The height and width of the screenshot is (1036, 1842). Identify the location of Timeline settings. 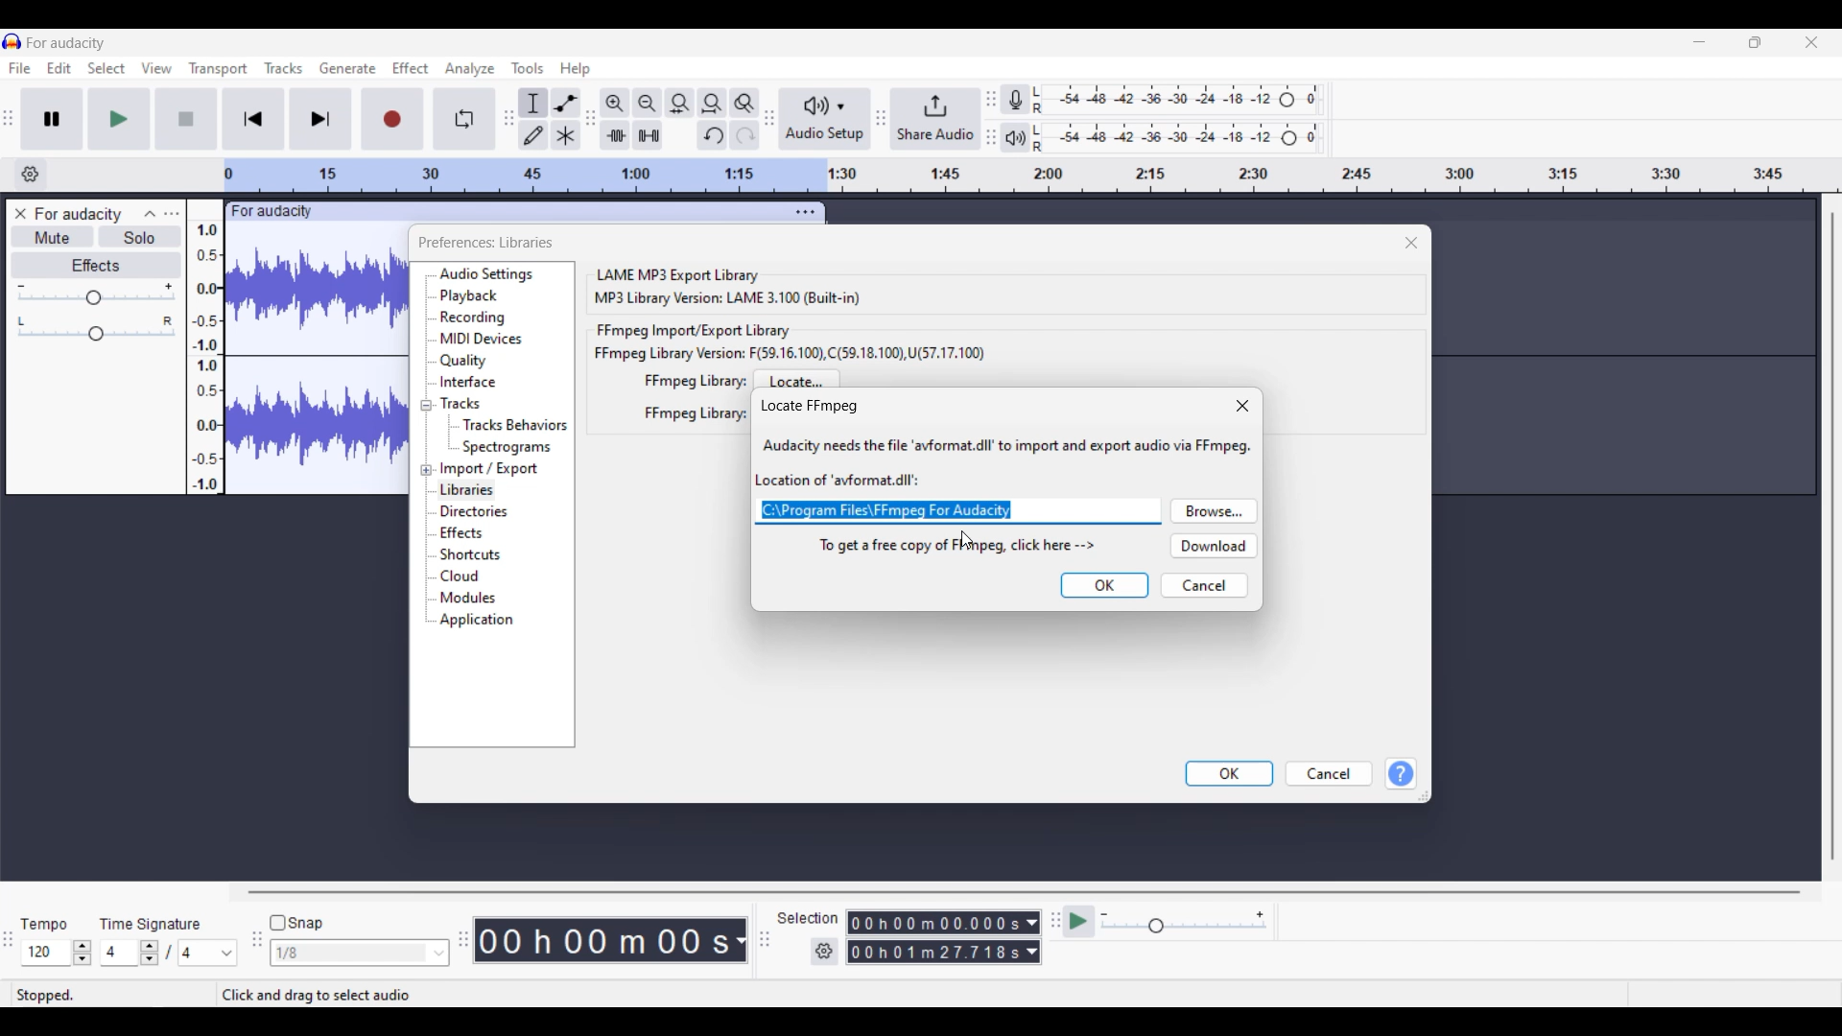
(30, 175).